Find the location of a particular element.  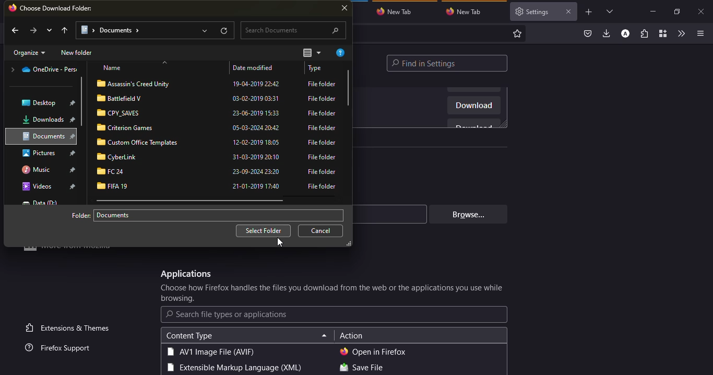

location is located at coordinates (43, 70).